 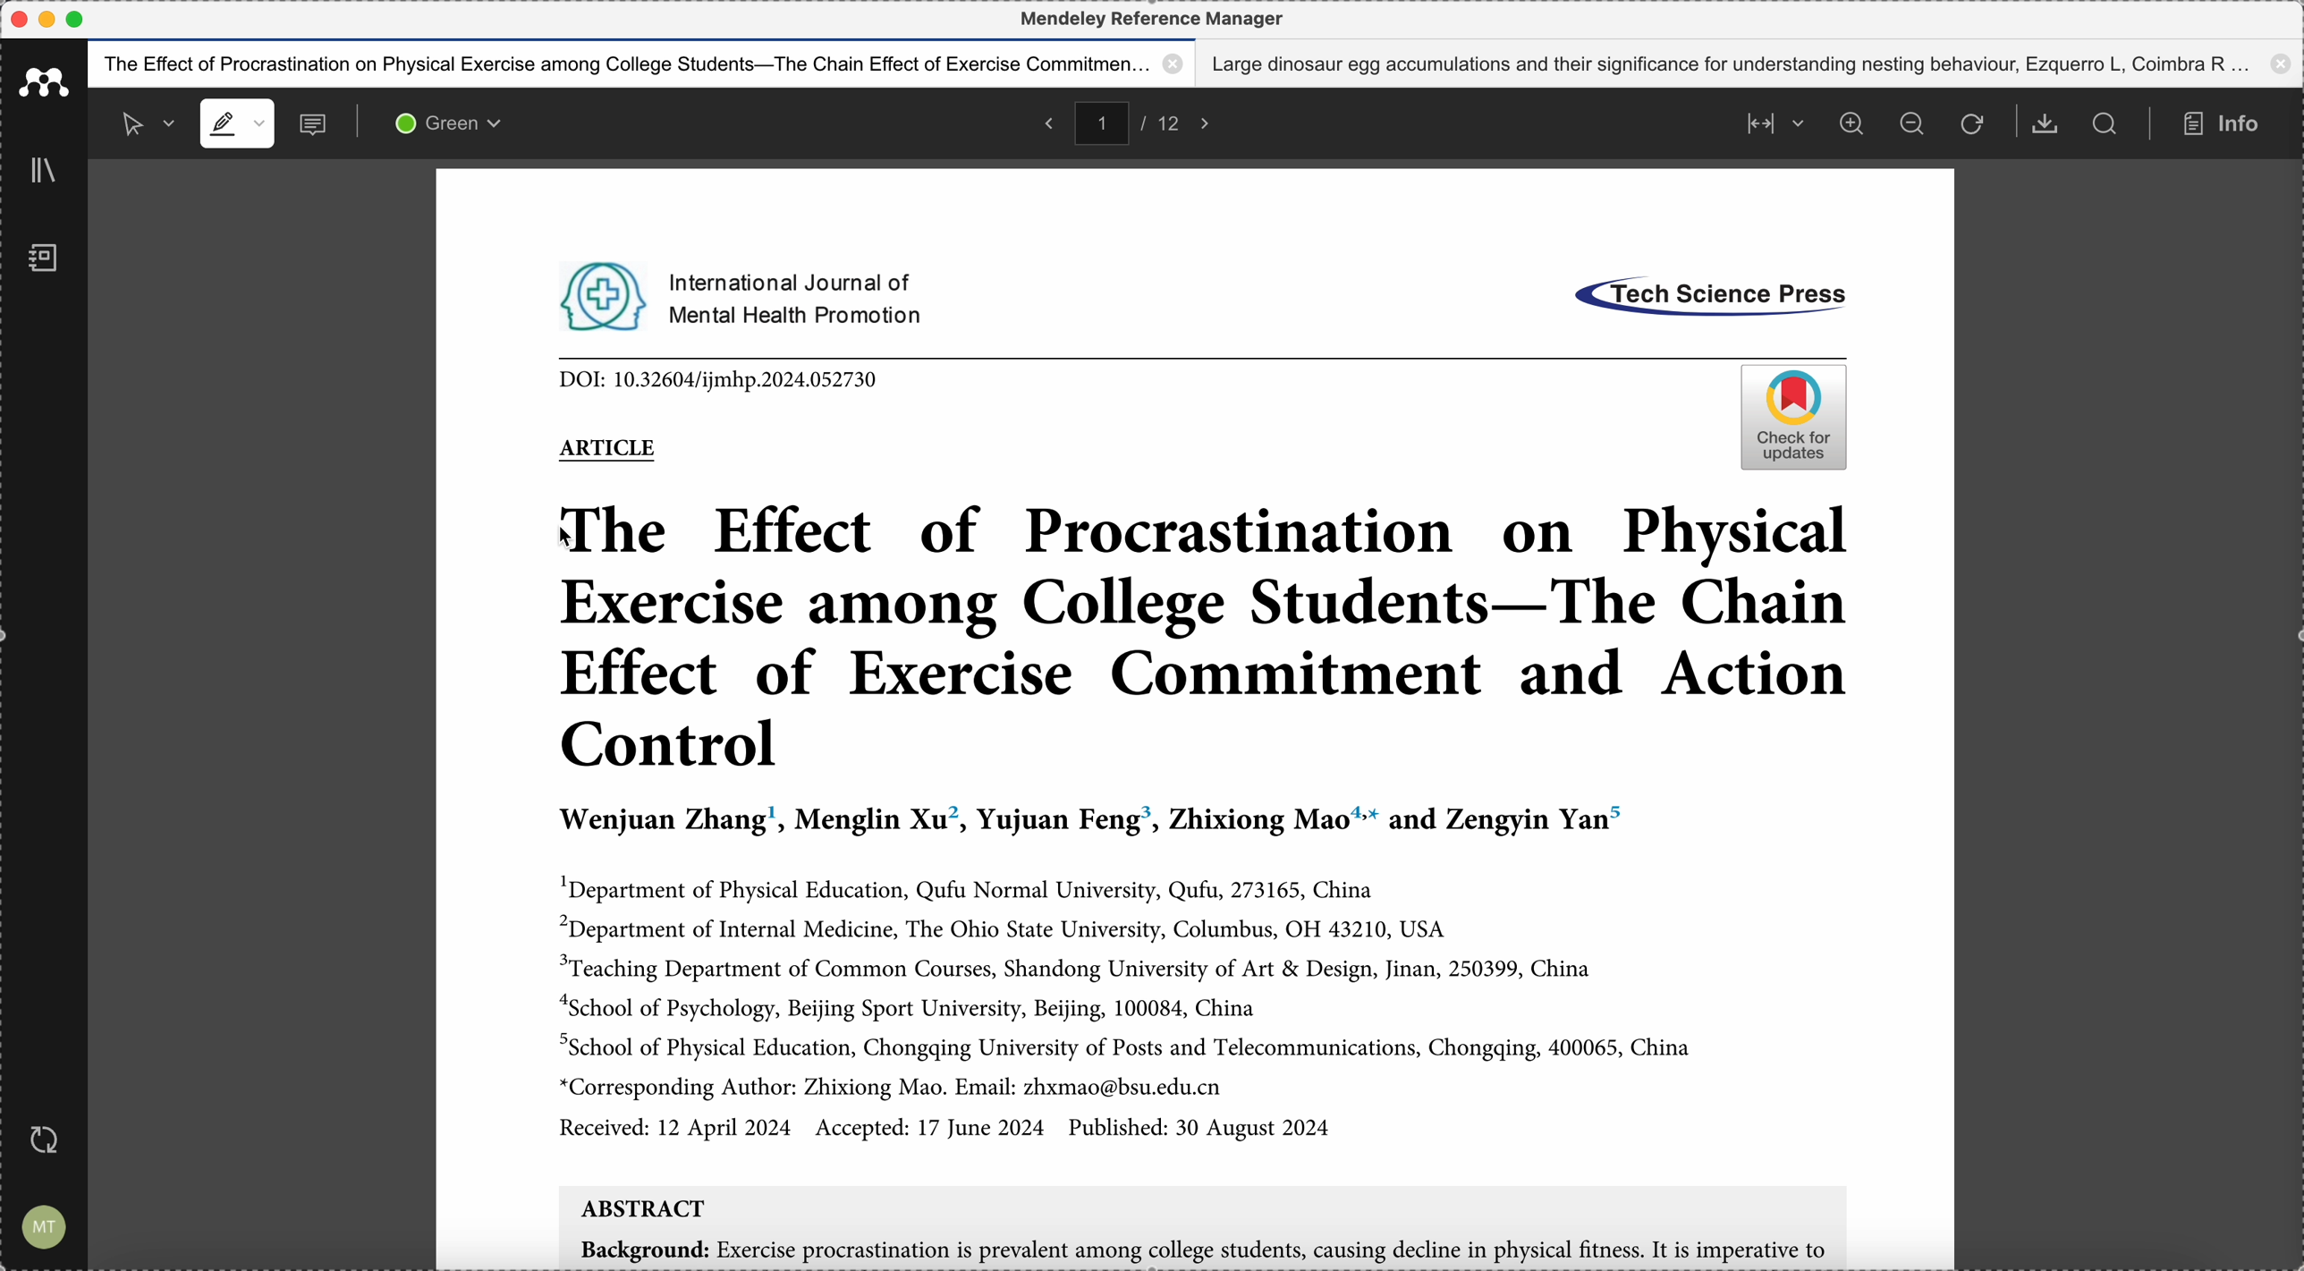 I want to click on align page, so click(x=1770, y=122).